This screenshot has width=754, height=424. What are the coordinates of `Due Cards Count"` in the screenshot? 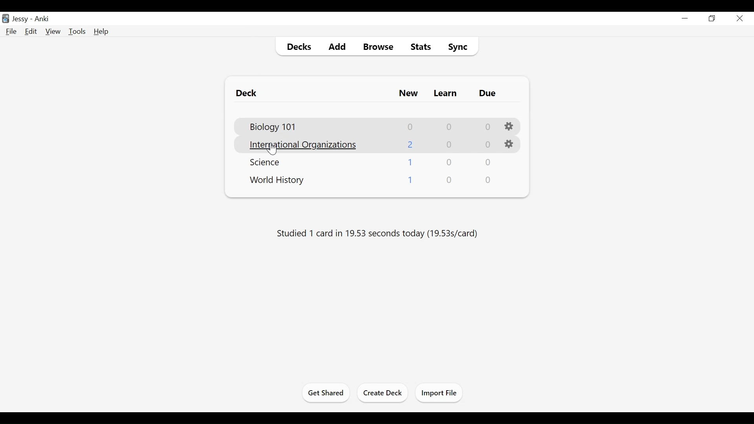 It's located at (489, 181).